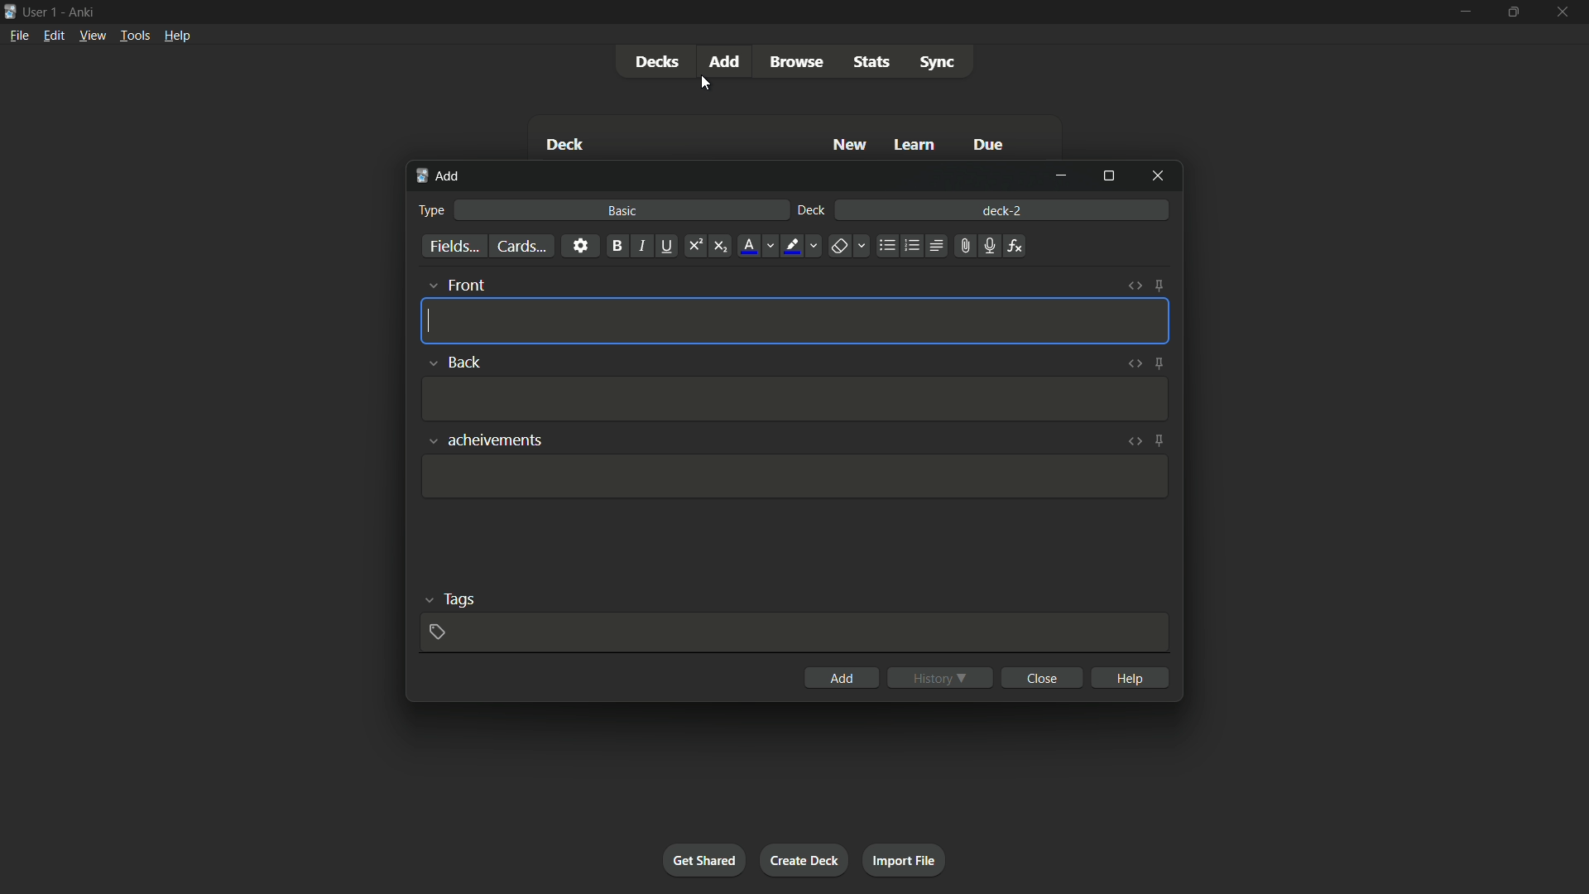  I want to click on cards, so click(523, 246).